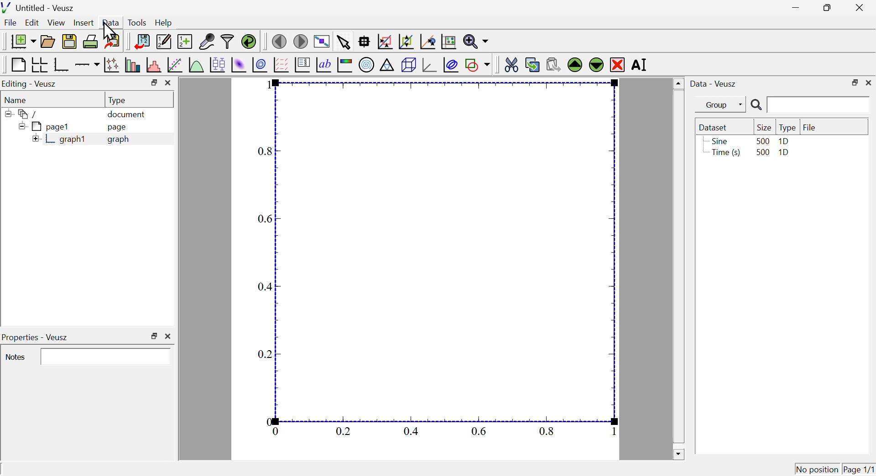  Describe the element at coordinates (107, 356) in the screenshot. I see `text box` at that location.